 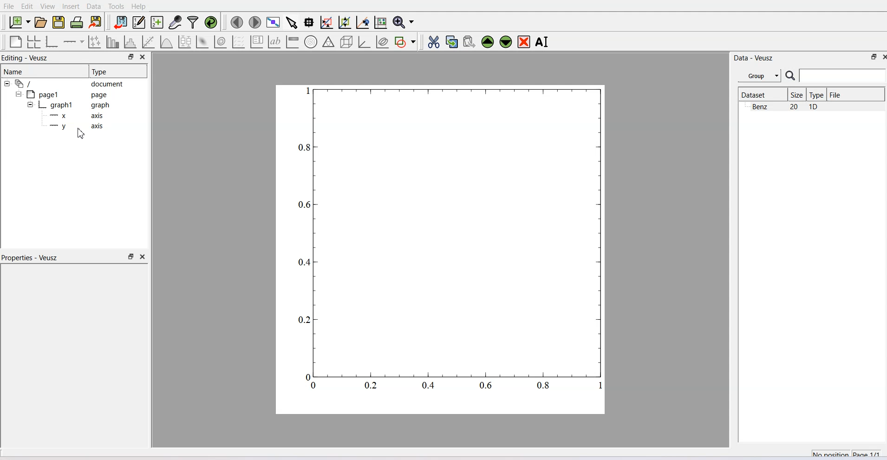 What do you see at coordinates (72, 7) in the screenshot?
I see `Insert` at bounding box center [72, 7].